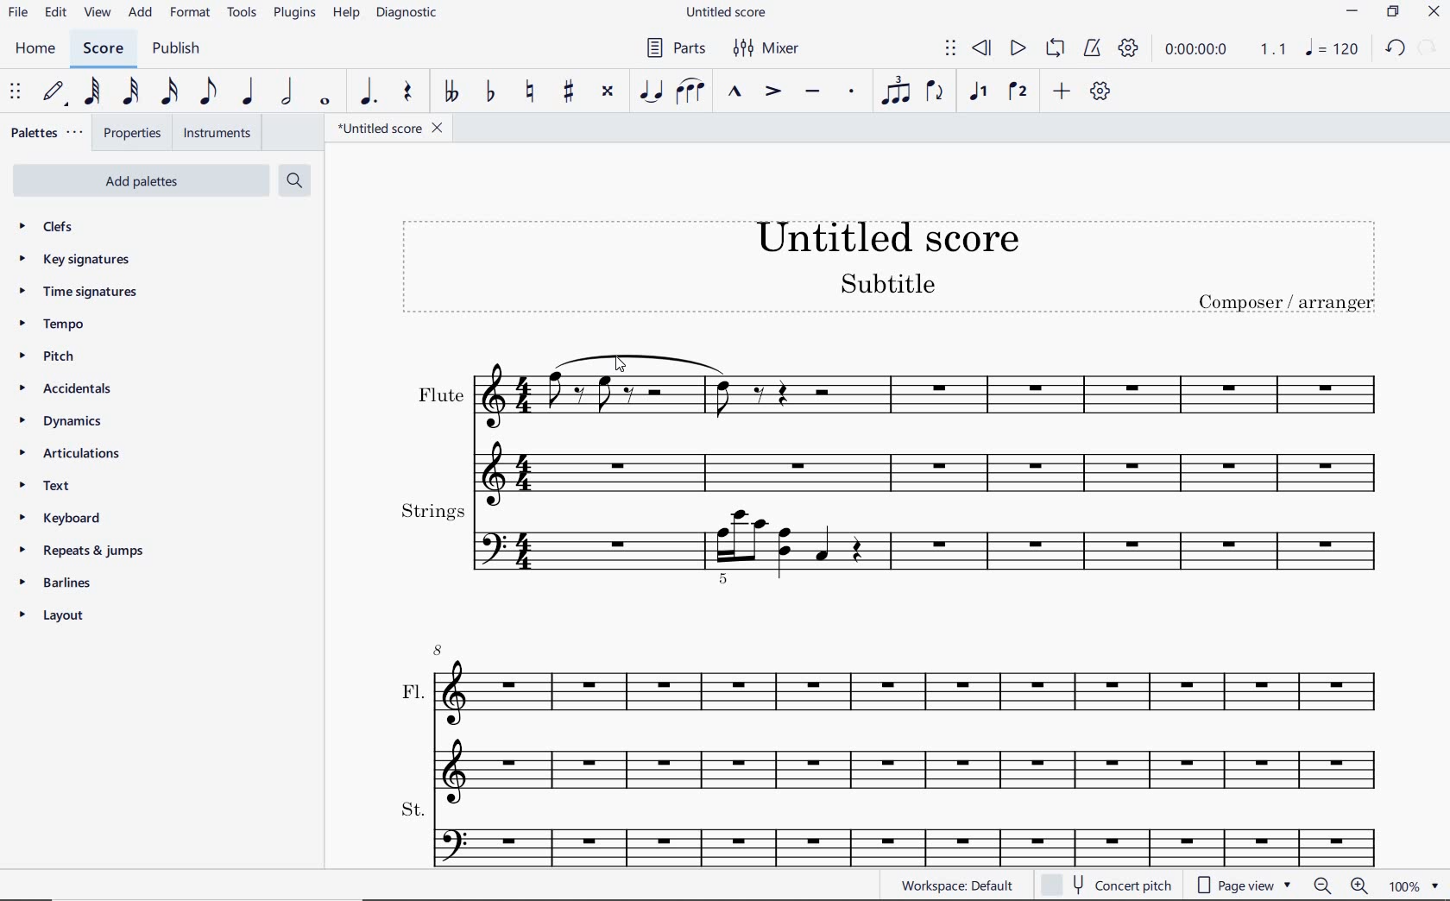 Image resolution: width=1450 pixels, height=901 pixels. I want to click on VOICE 2, so click(1018, 92).